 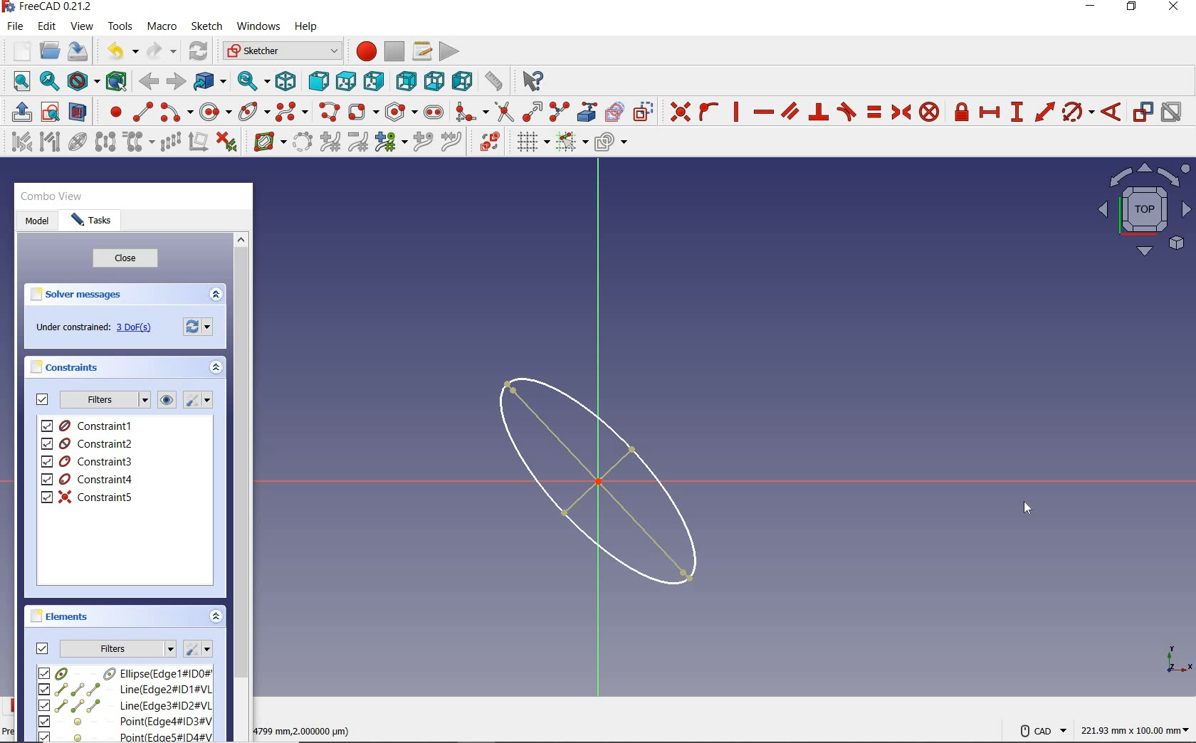 What do you see at coordinates (285, 80) in the screenshot?
I see `isometric` at bounding box center [285, 80].